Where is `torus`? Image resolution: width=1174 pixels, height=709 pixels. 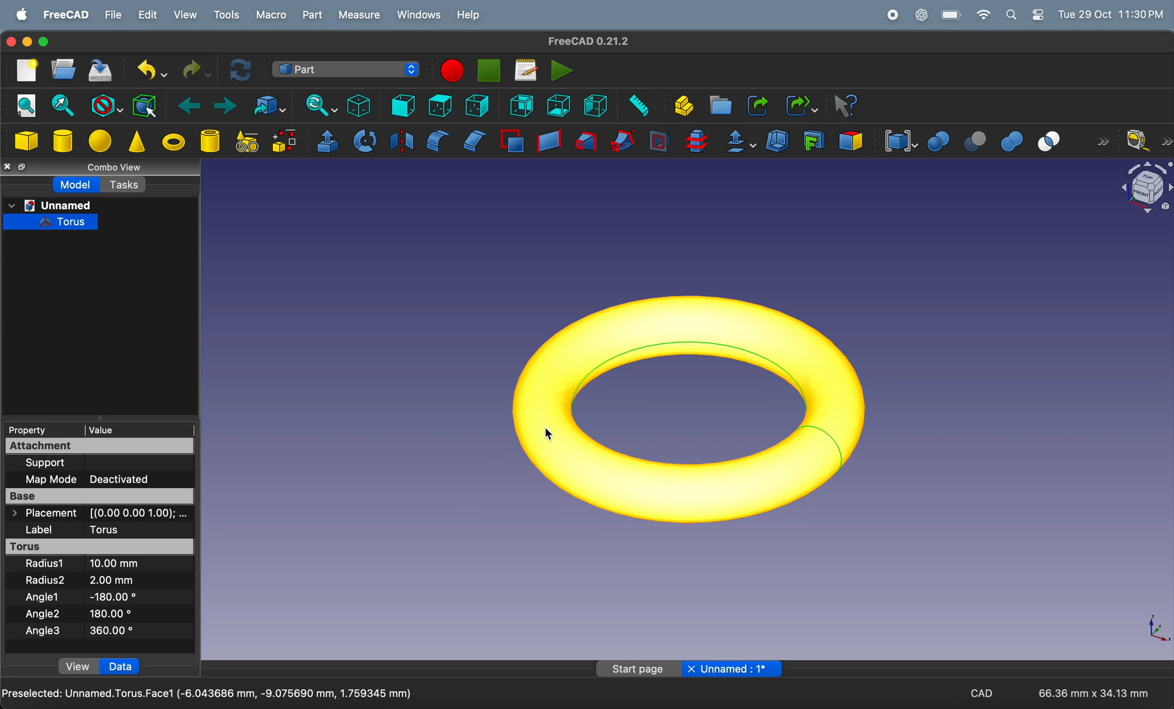
torus is located at coordinates (99, 547).